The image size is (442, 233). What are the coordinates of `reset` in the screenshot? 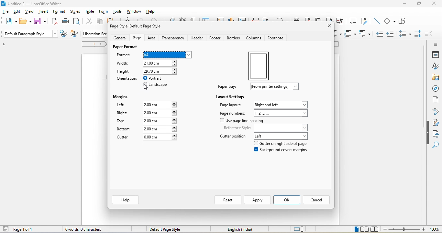 It's located at (227, 200).